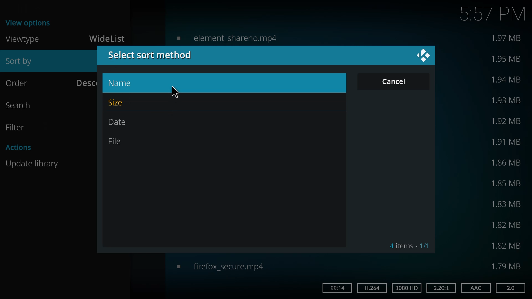  What do you see at coordinates (22, 83) in the screenshot?
I see `order` at bounding box center [22, 83].